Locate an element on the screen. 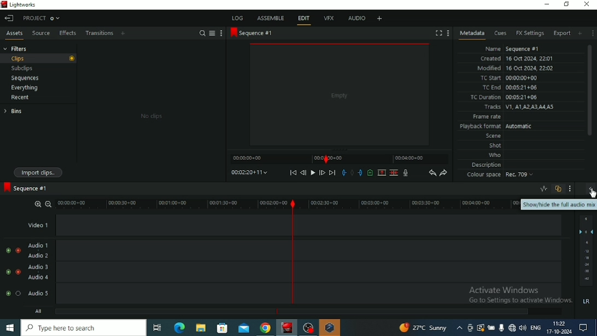  Mic is located at coordinates (501, 328).